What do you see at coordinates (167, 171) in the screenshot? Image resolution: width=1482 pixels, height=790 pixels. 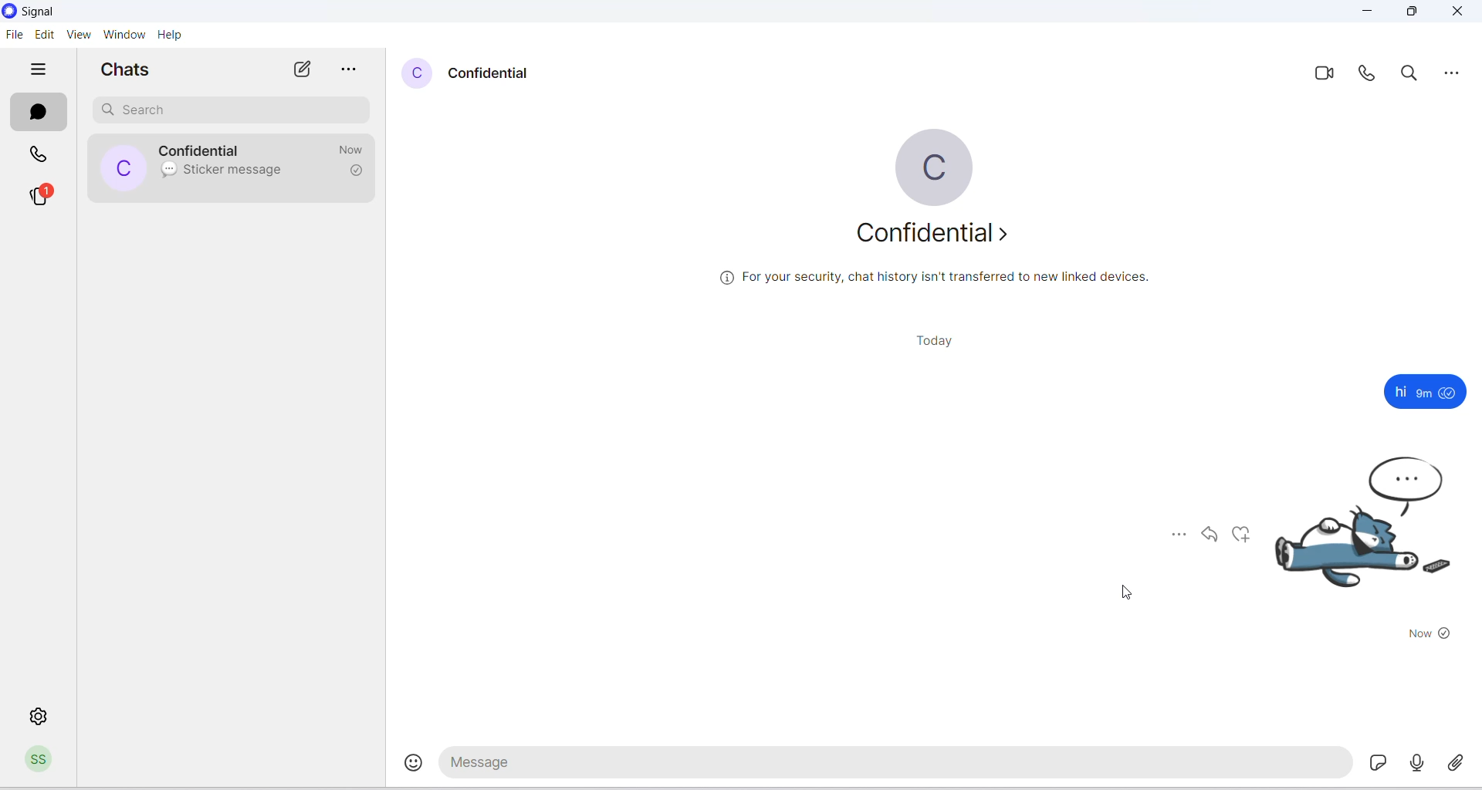 I see `last message` at bounding box center [167, 171].